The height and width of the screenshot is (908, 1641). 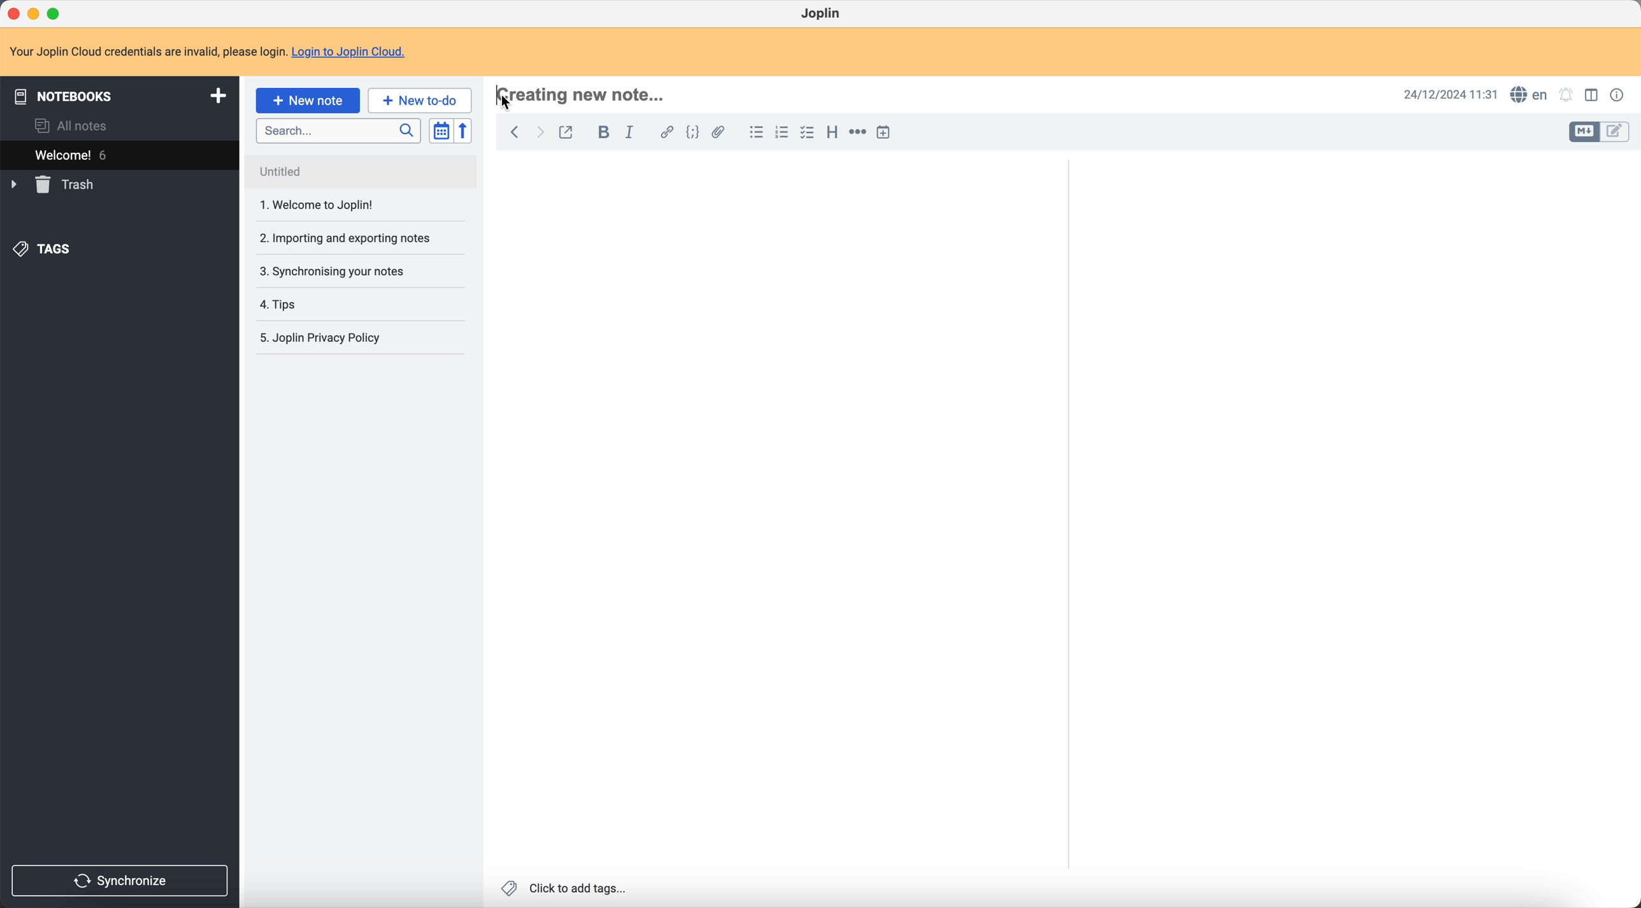 I want to click on trash, so click(x=54, y=185).